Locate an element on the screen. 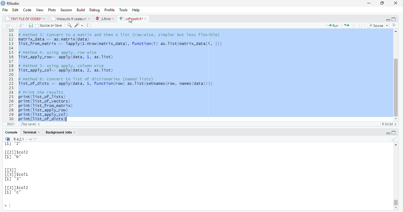  UntitiedR.R* is located at coordinates (134, 19).